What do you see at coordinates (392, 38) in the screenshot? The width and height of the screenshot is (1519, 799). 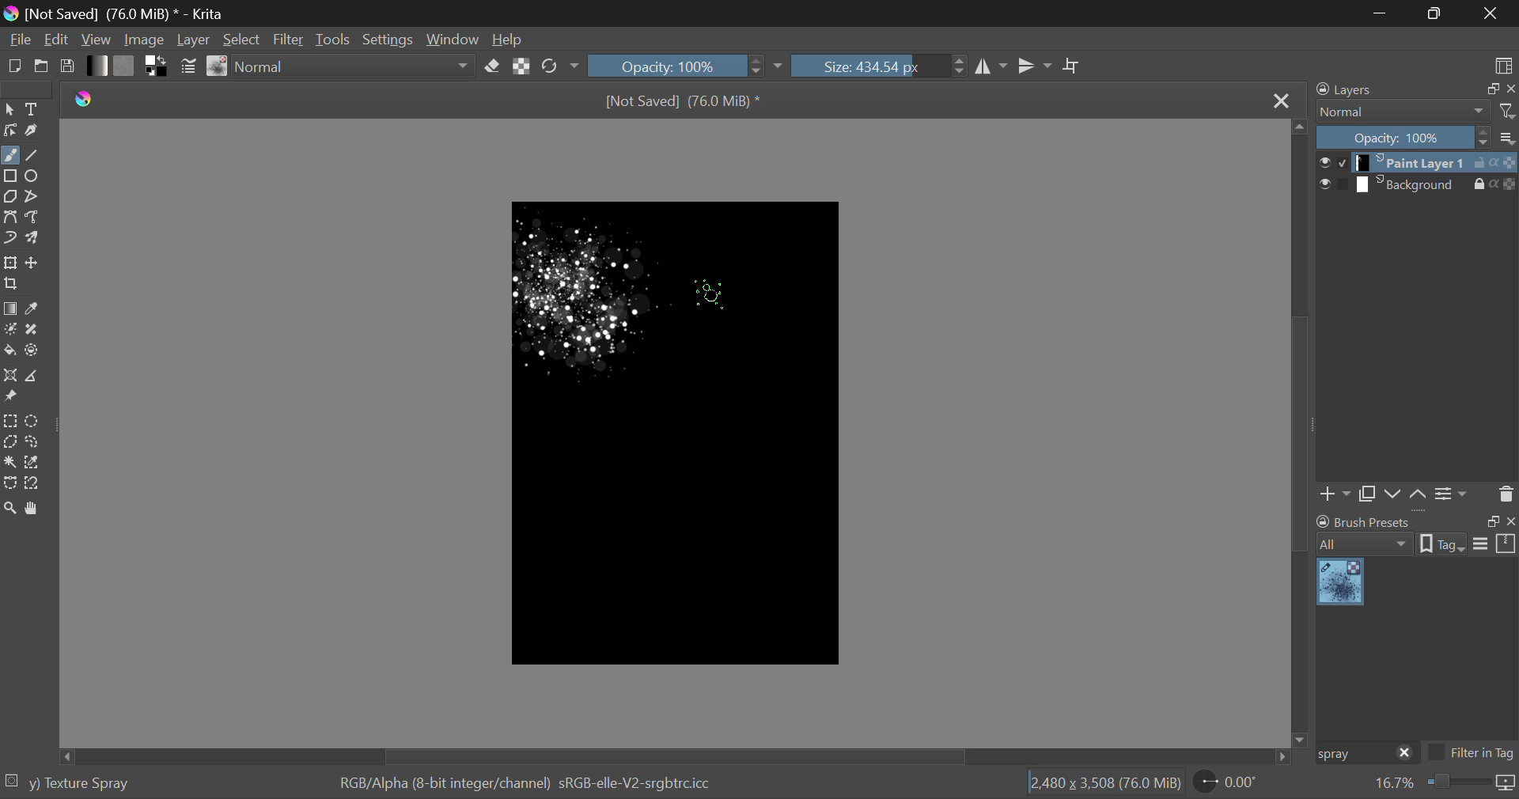 I see `Settings` at bounding box center [392, 38].